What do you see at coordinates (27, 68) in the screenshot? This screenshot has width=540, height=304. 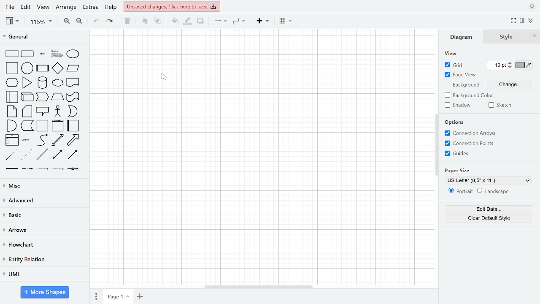 I see `circle` at bounding box center [27, 68].